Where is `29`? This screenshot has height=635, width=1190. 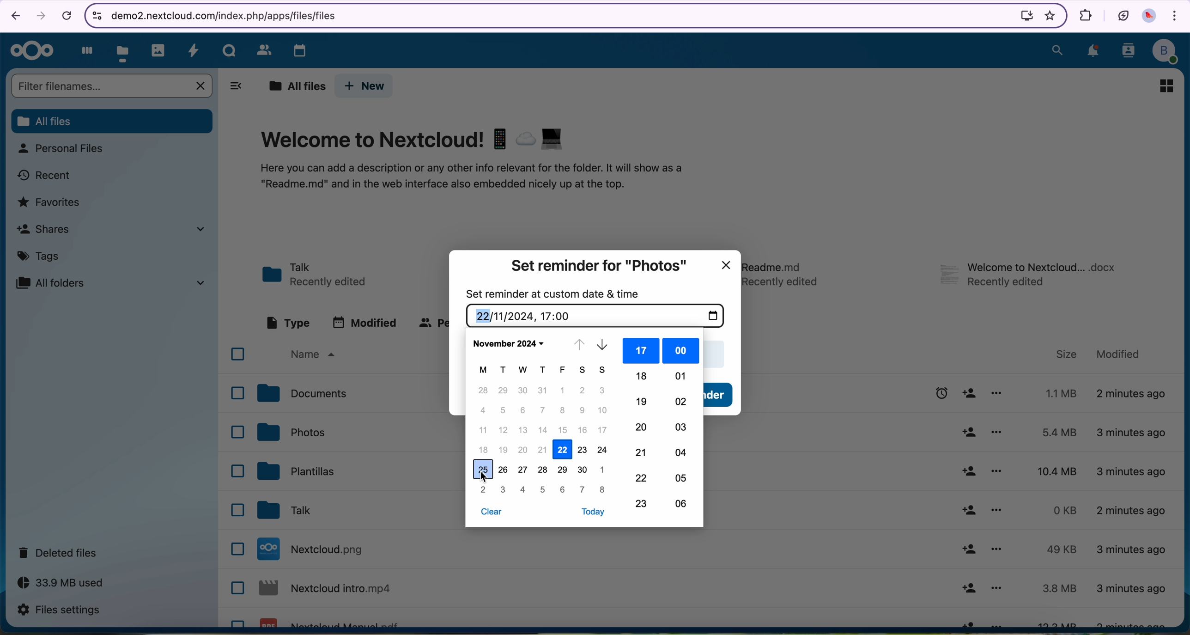
29 is located at coordinates (504, 390).